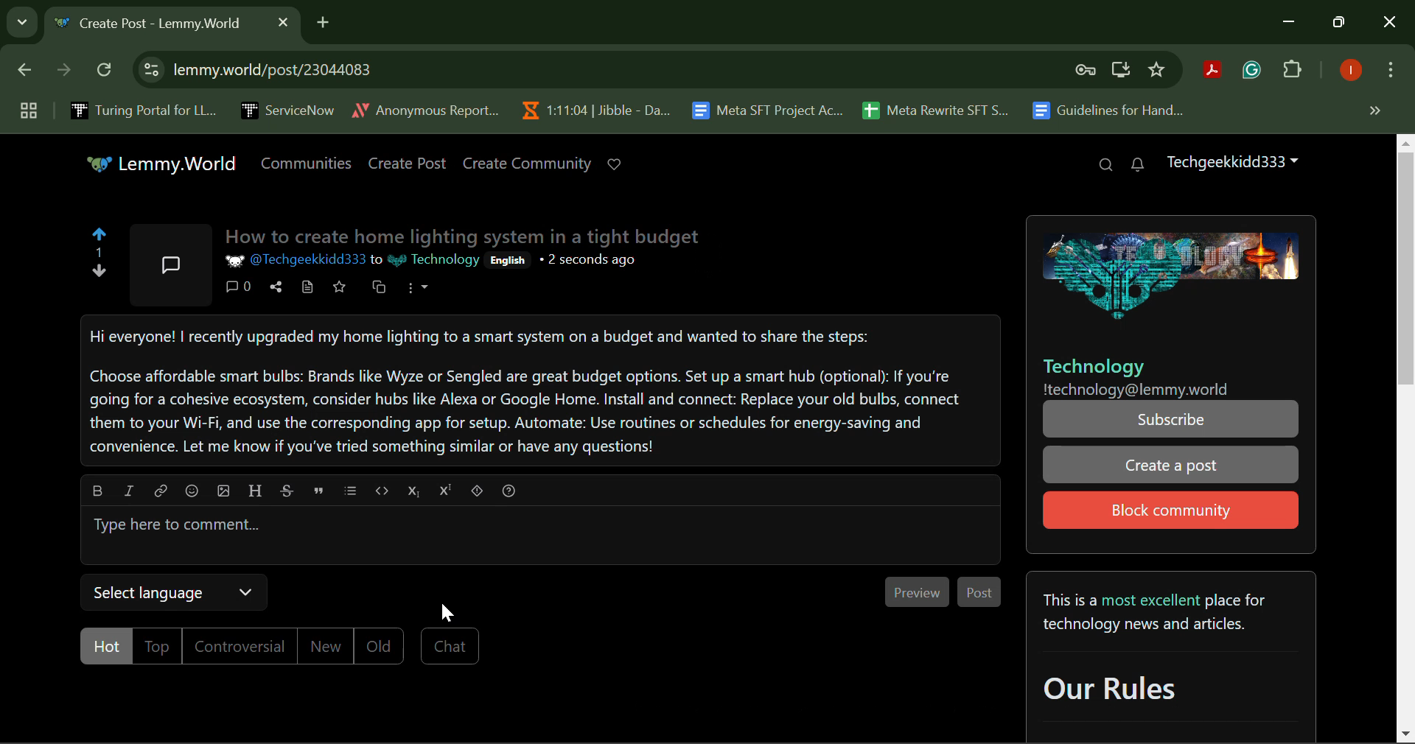  I want to click on Close Tab, so click(283, 21).